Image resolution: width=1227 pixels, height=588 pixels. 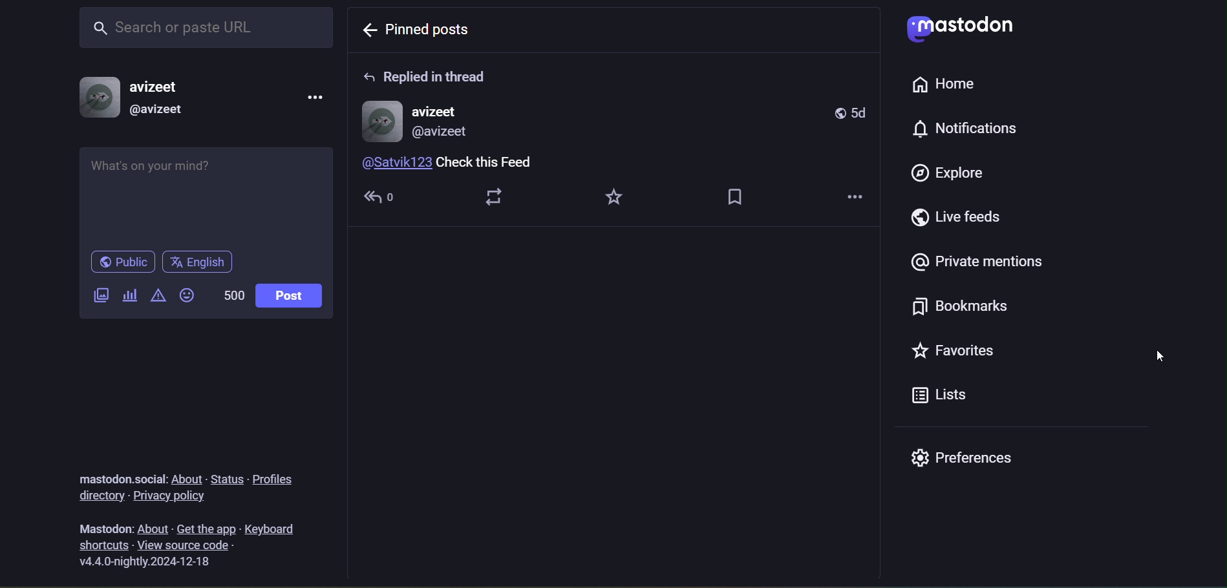 What do you see at coordinates (966, 129) in the screenshot?
I see `notification` at bounding box center [966, 129].